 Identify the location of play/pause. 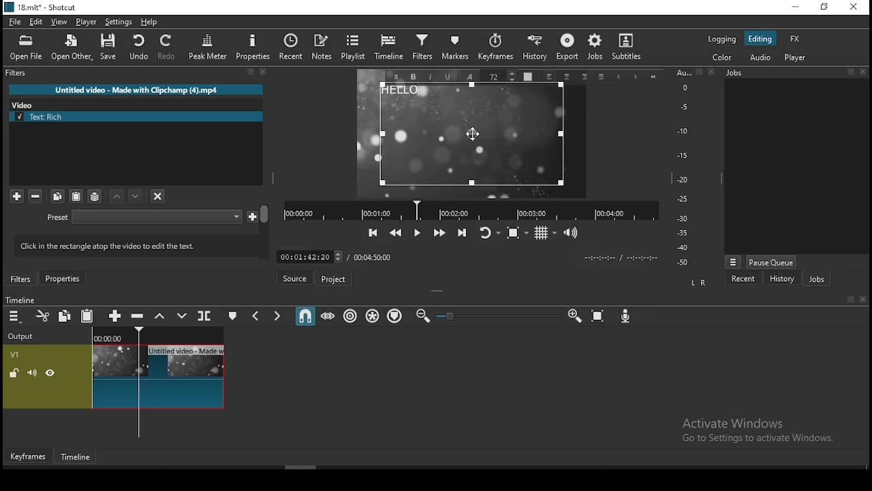
(418, 233).